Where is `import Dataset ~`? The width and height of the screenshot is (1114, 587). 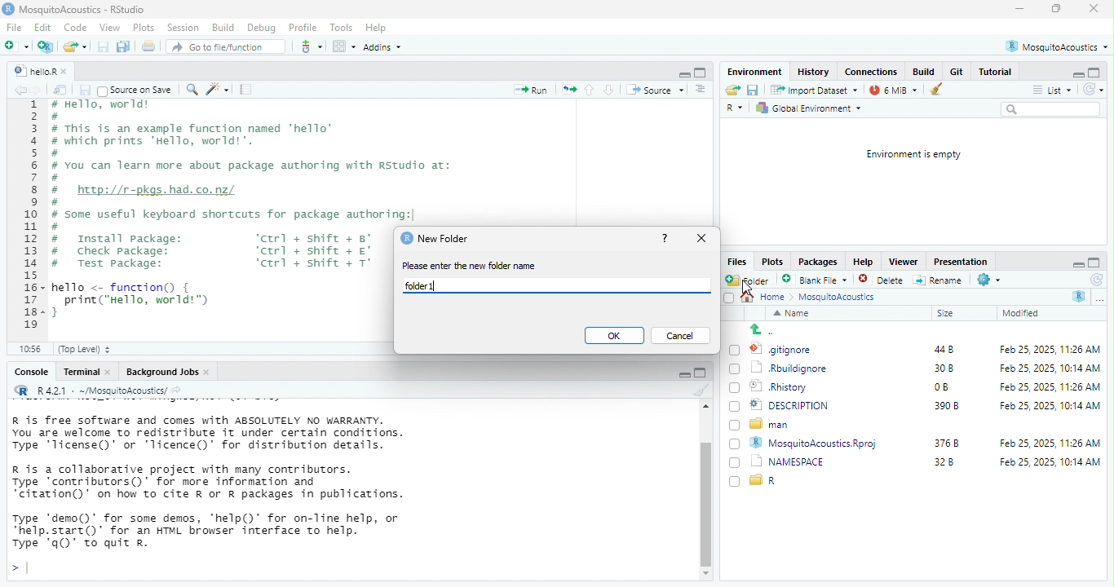 import Dataset ~ is located at coordinates (817, 90).